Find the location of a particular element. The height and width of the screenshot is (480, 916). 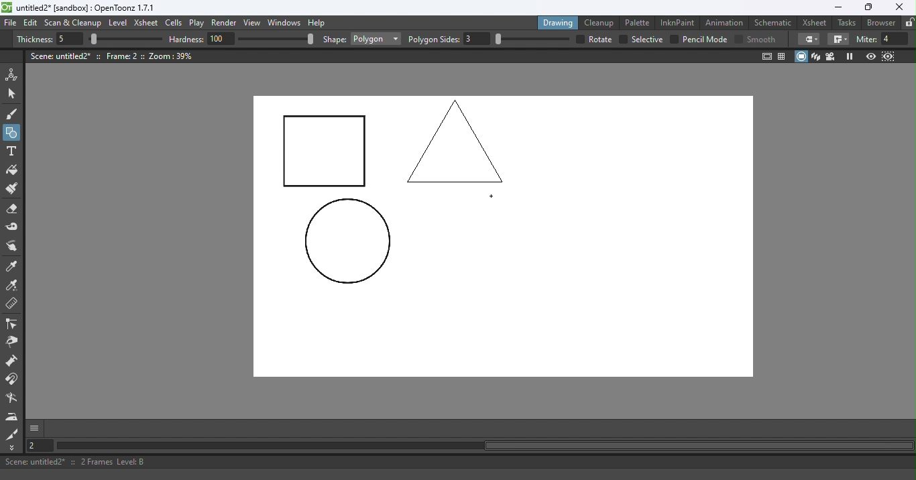

Animation is located at coordinates (726, 21).